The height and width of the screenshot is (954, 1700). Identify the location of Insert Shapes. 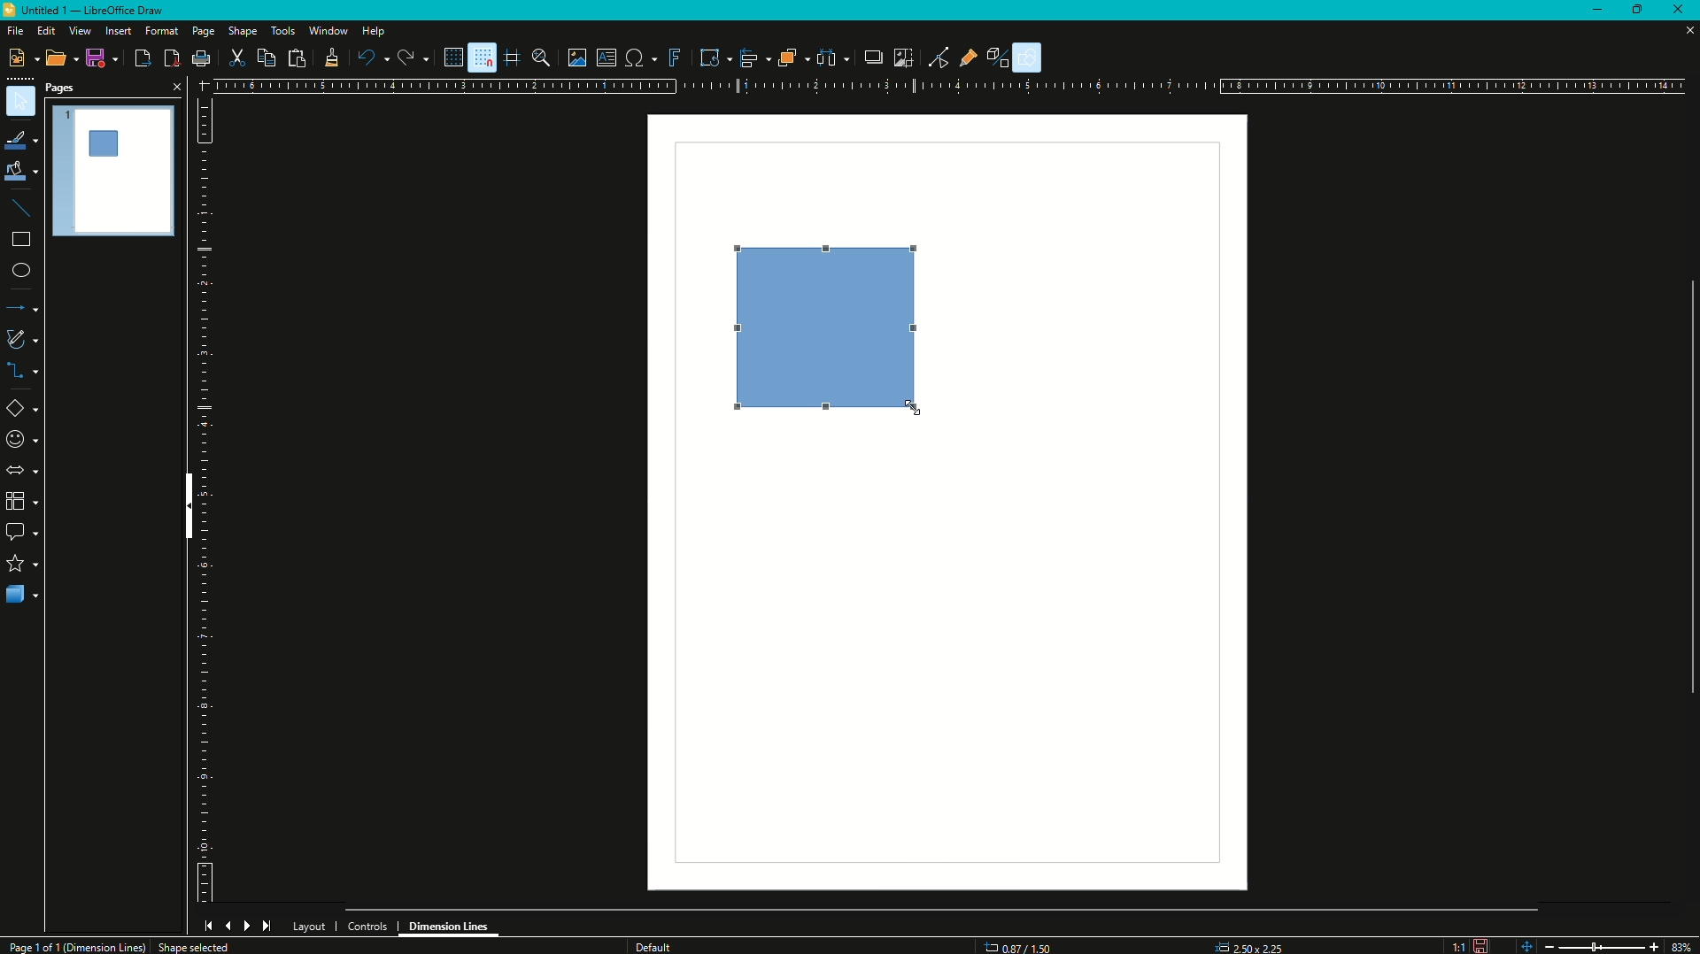
(23, 411).